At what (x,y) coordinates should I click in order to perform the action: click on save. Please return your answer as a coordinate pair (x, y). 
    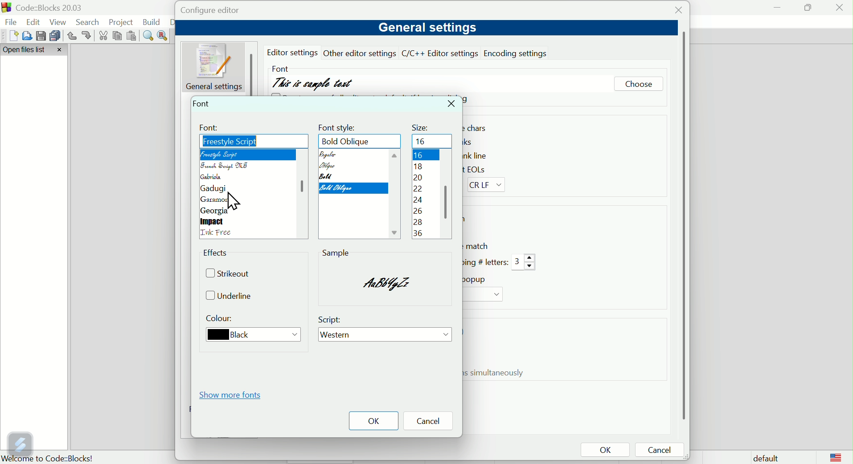
    Looking at the image, I should click on (40, 35).